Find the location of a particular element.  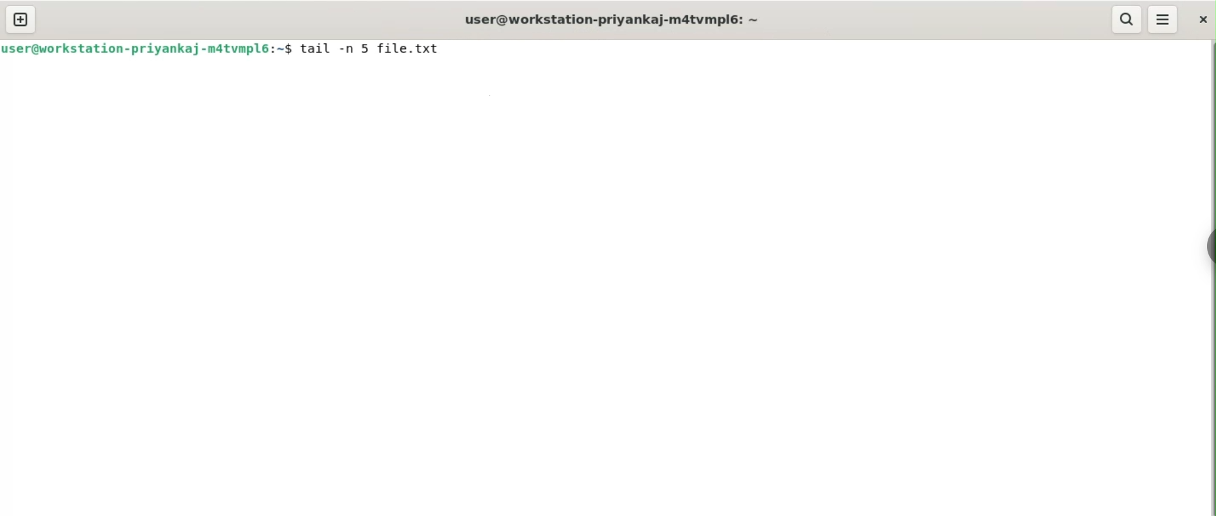

menu is located at coordinates (1164, 20).